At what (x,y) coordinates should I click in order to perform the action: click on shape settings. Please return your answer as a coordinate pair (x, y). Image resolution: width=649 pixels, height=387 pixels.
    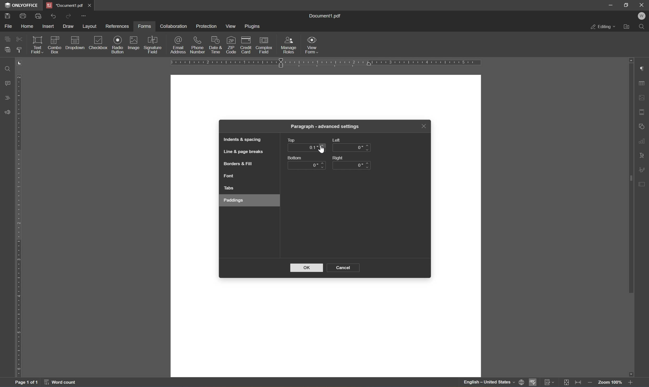
    Looking at the image, I should click on (642, 126).